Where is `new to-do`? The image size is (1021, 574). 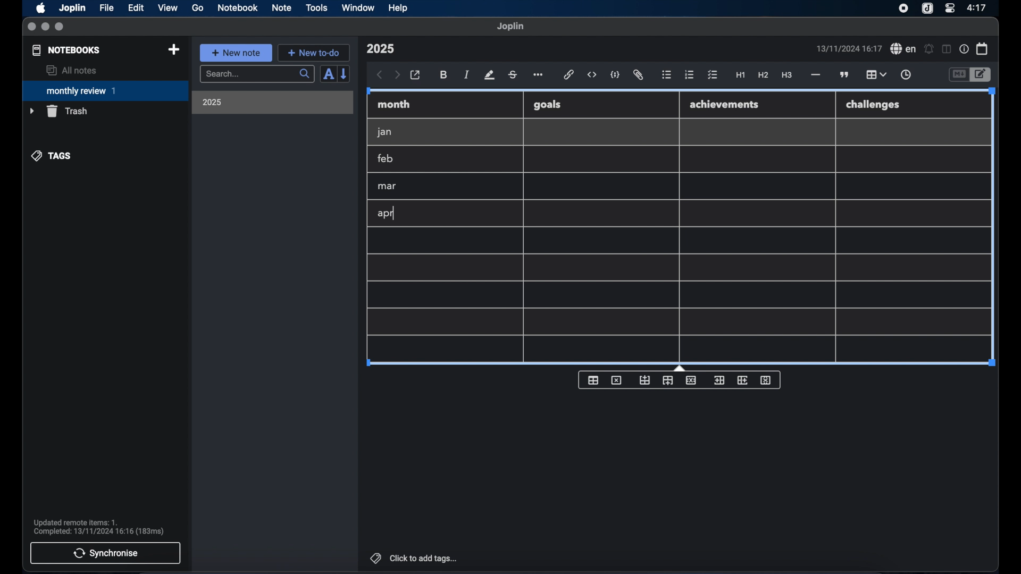 new to-do is located at coordinates (314, 53).